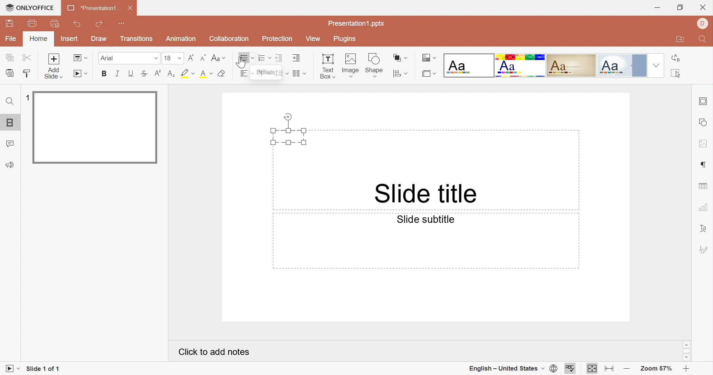 The image size is (713, 375). I want to click on Subscript, so click(171, 73).